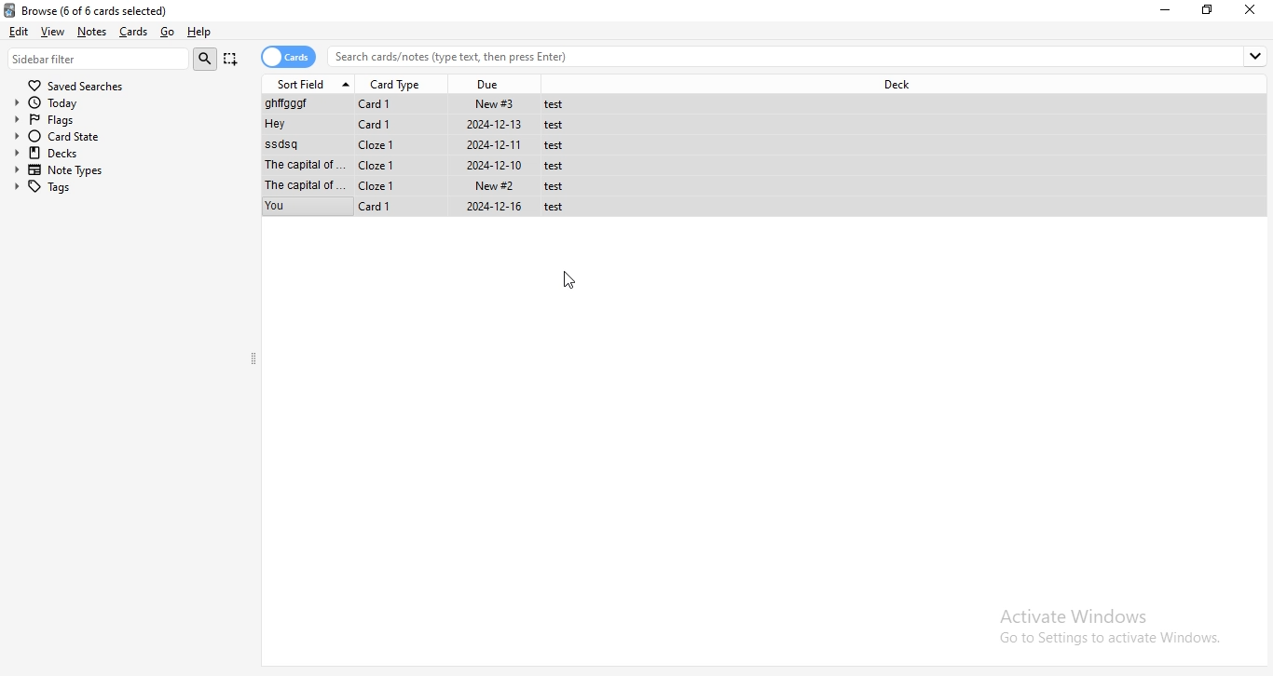 The height and width of the screenshot is (676, 1273). Describe the element at coordinates (75, 85) in the screenshot. I see `saved searches` at that location.